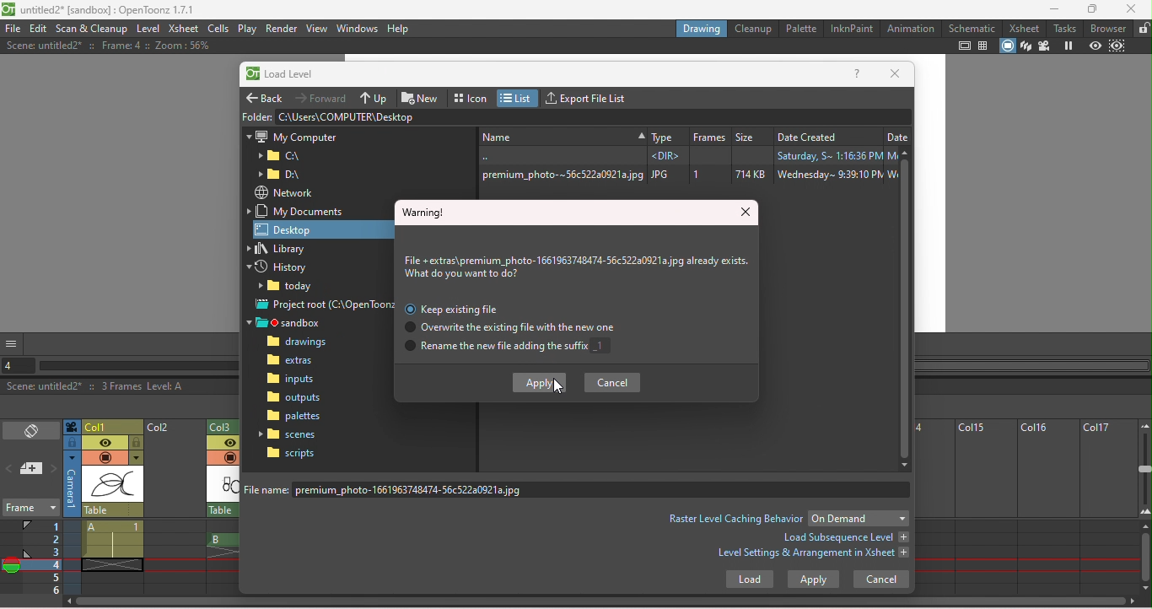 Image resolution: width=1152 pixels, height=609 pixels. Describe the element at coordinates (283, 192) in the screenshot. I see `Network` at that location.